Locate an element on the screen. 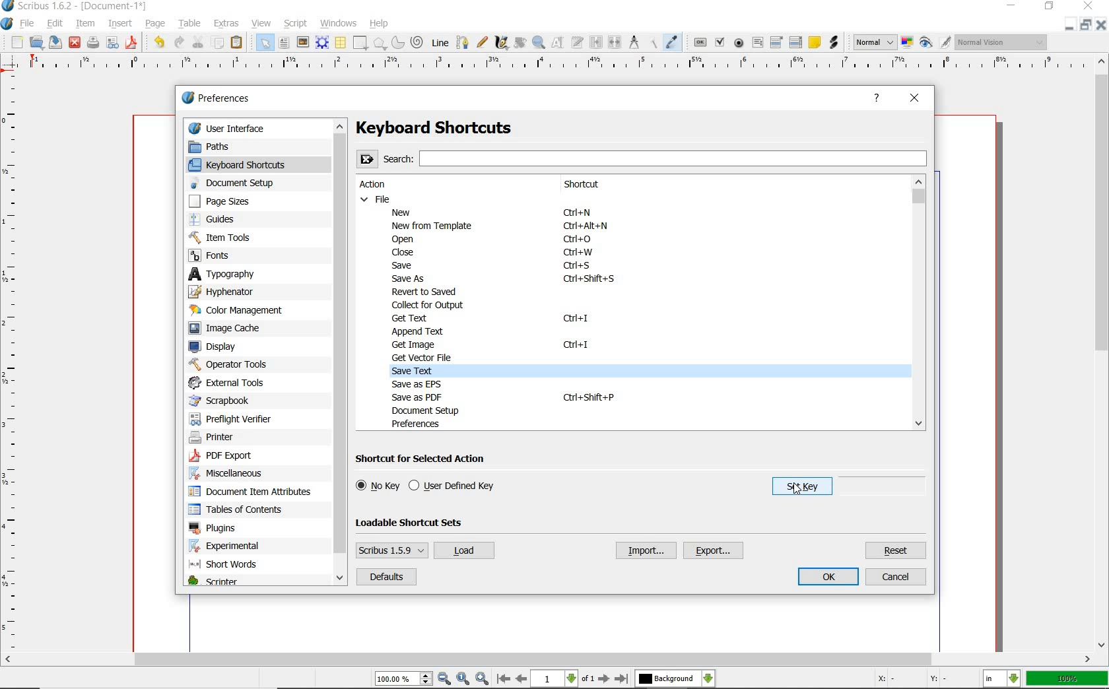 The height and width of the screenshot is (689, 1109). select the current unit is located at coordinates (1001, 680).